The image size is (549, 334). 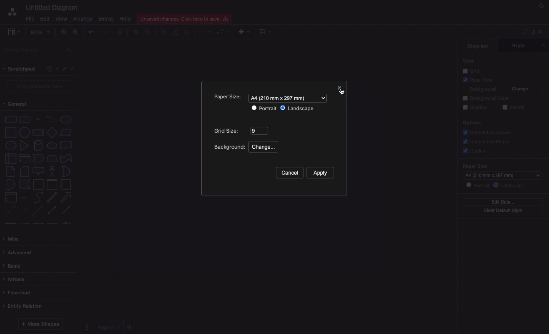 What do you see at coordinates (45, 18) in the screenshot?
I see `Edit` at bounding box center [45, 18].